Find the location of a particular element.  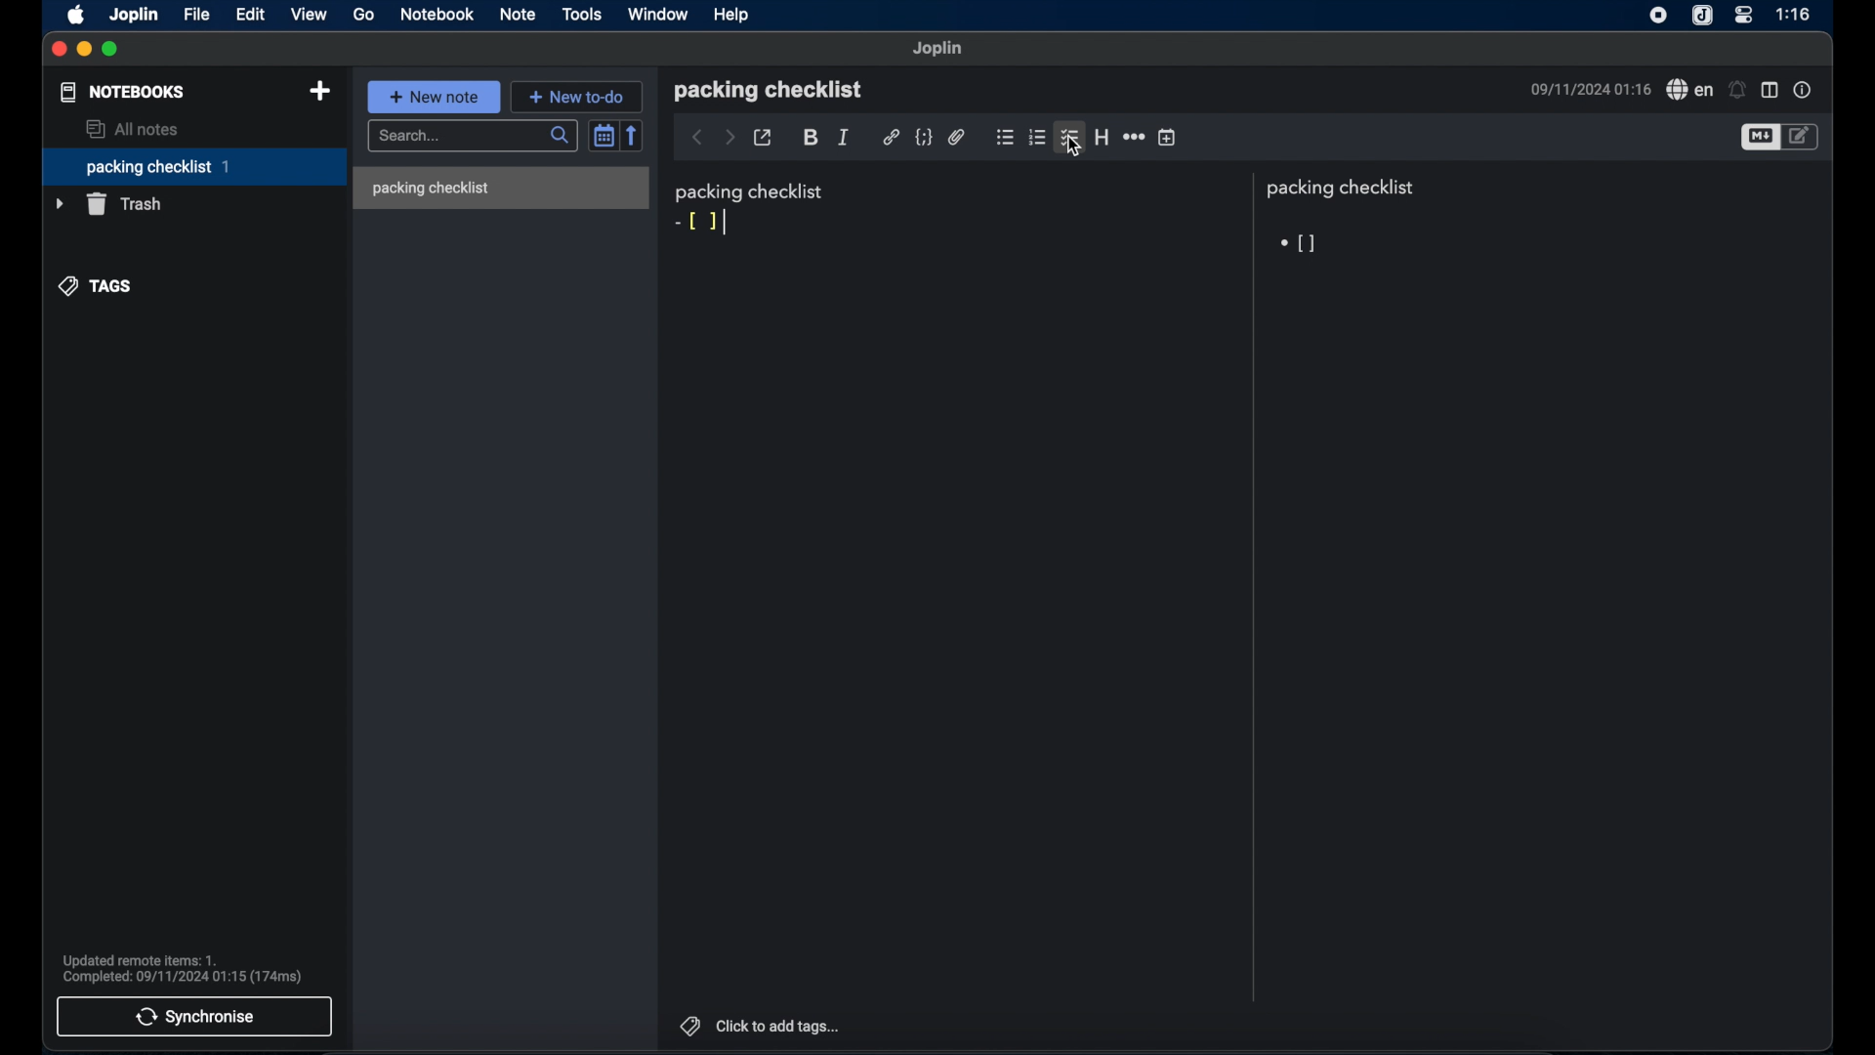

toggle editor layout is located at coordinates (1771, 89).